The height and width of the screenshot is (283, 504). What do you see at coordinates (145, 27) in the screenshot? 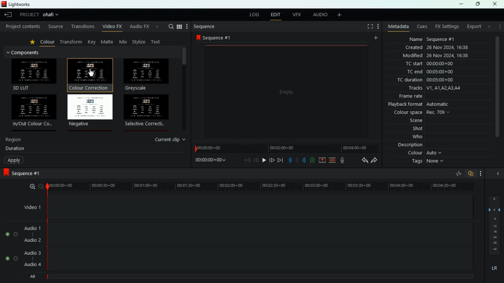
I see `audio fx` at bounding box center [145, 27].